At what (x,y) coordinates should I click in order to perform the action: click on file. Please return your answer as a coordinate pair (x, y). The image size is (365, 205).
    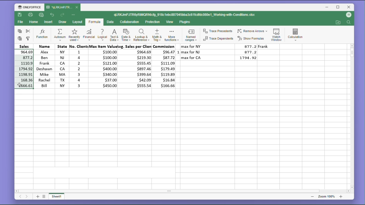
    Looking at the image, I should click on (20, 23).